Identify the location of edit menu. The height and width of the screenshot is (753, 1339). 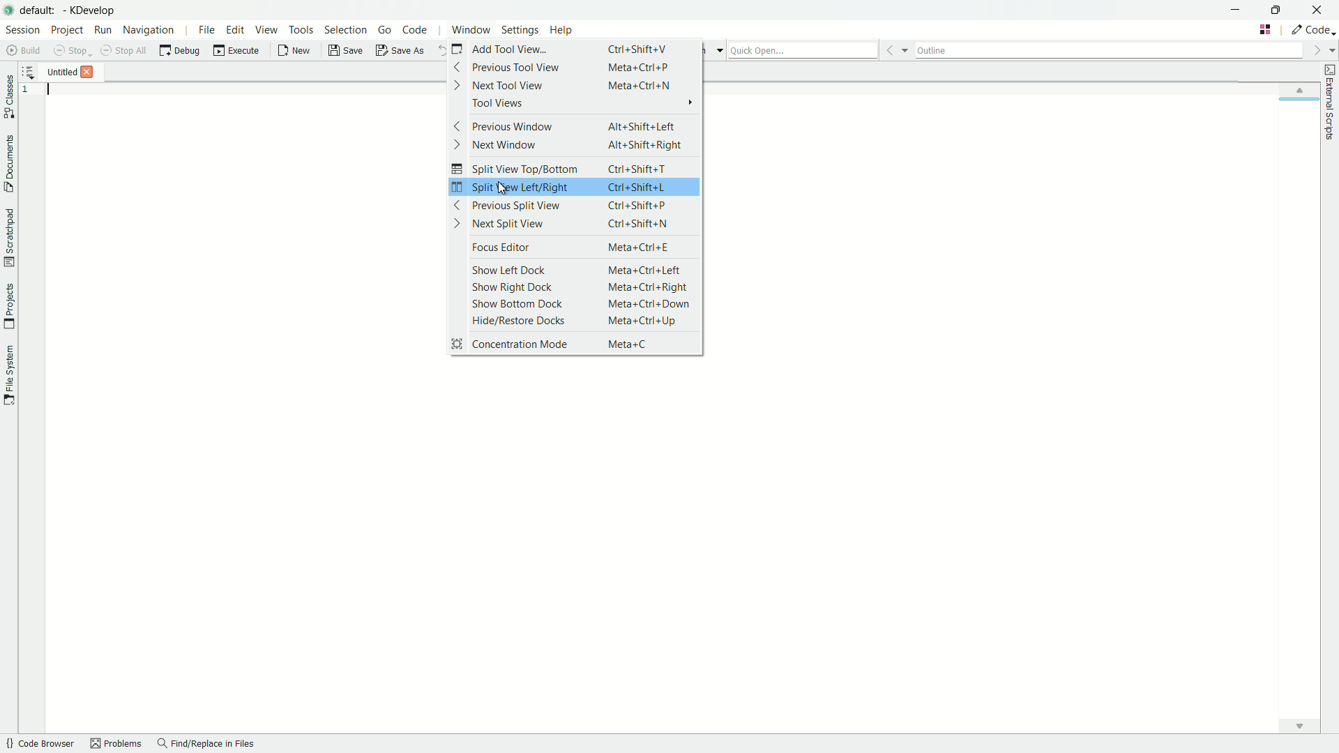
(238, 30).